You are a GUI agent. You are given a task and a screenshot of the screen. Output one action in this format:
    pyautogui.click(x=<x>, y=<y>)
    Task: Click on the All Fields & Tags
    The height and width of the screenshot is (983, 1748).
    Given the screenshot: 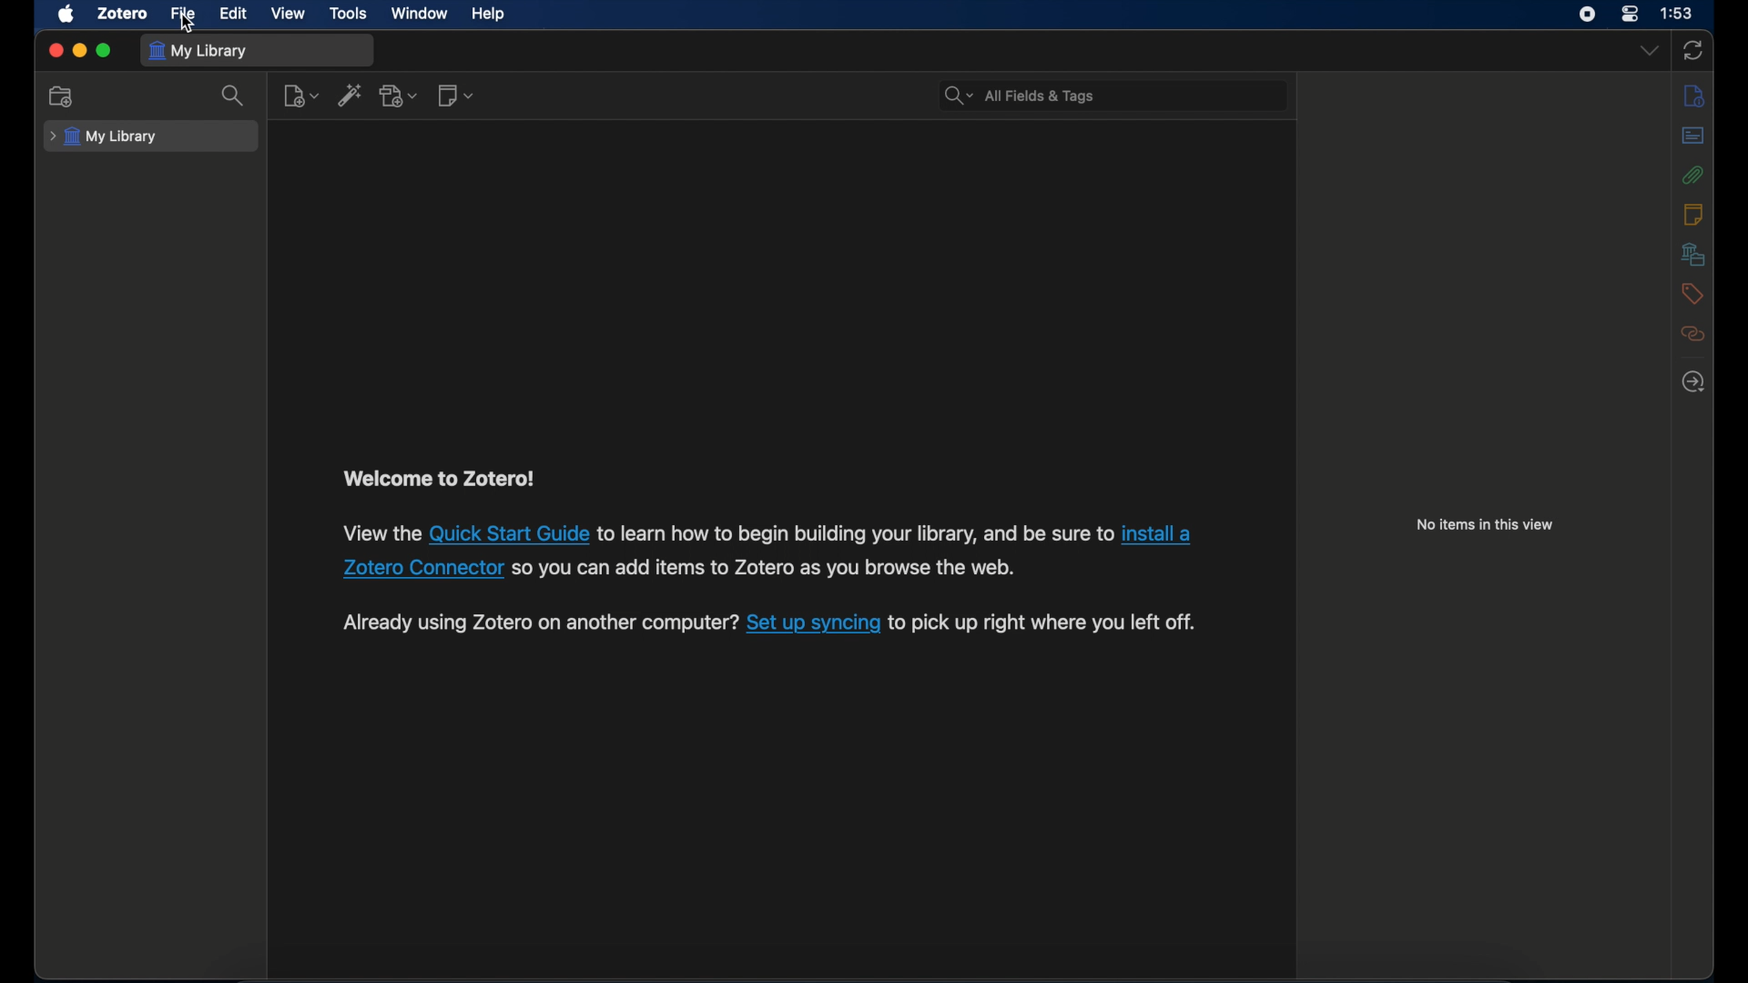 What is the action you would take?
    pyautogui.click(x=1109, y=94)
    